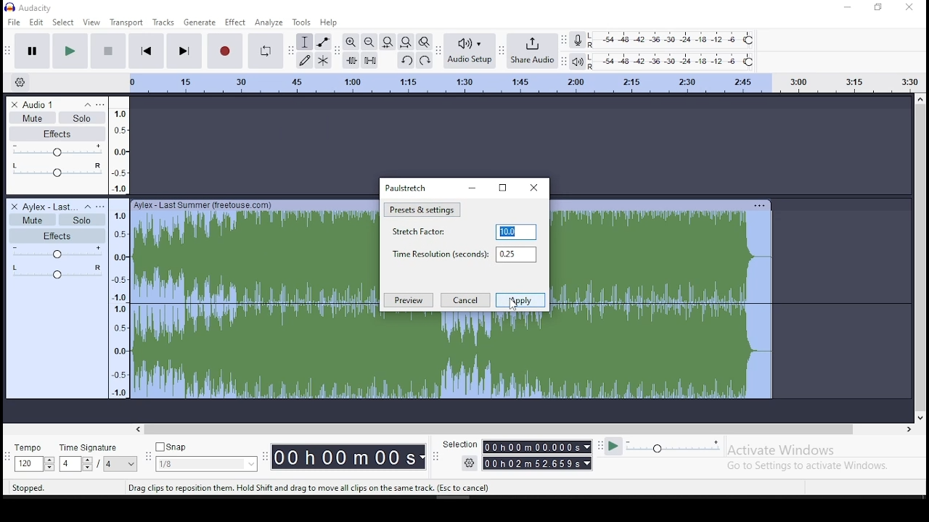 This screenshot has height=522, width=929. Describe the element at coordinates (91, 23) in the screenshot. I see `view` at that location.